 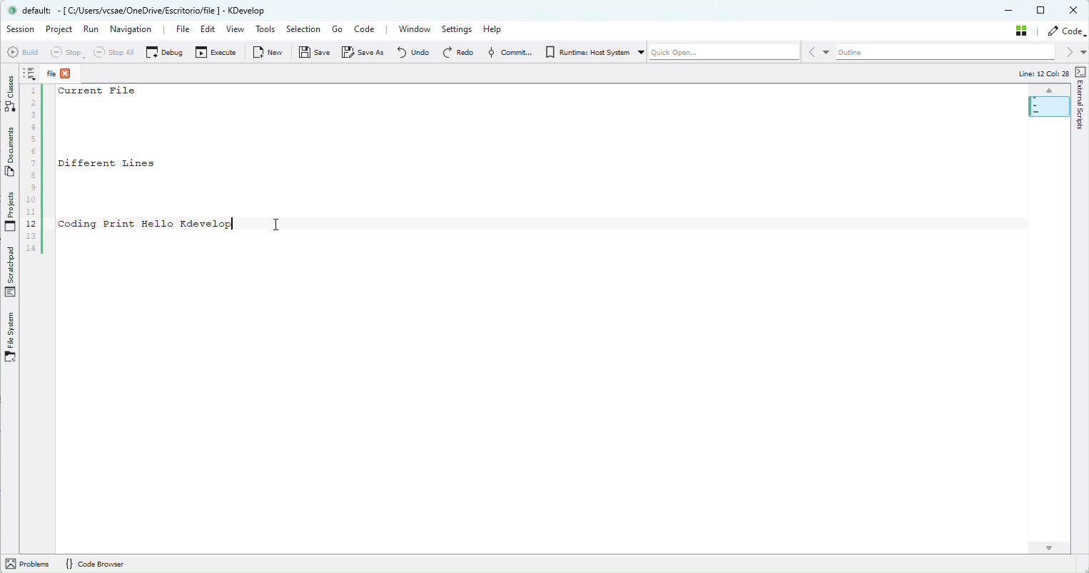 I want to click on File, so click(x=187, y=31).